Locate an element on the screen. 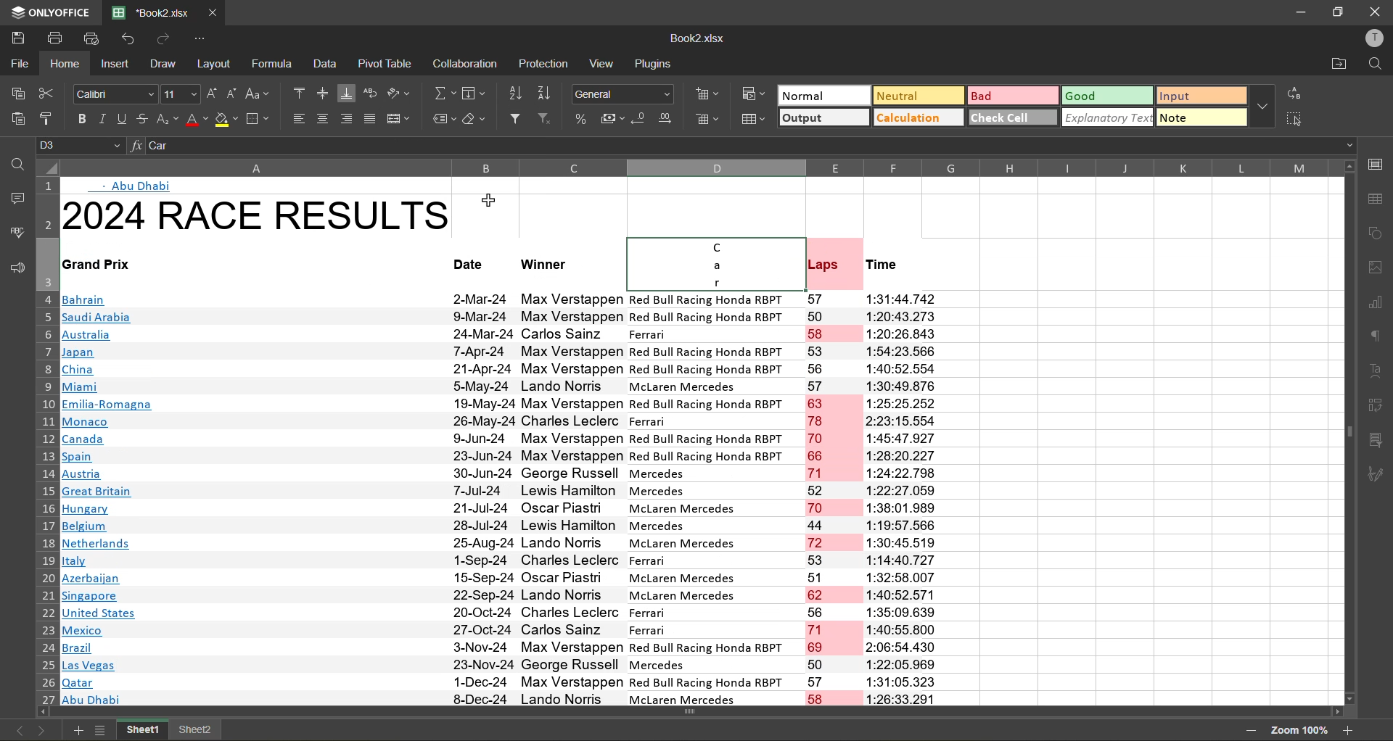  WInner is located at coordinates (543, 268).